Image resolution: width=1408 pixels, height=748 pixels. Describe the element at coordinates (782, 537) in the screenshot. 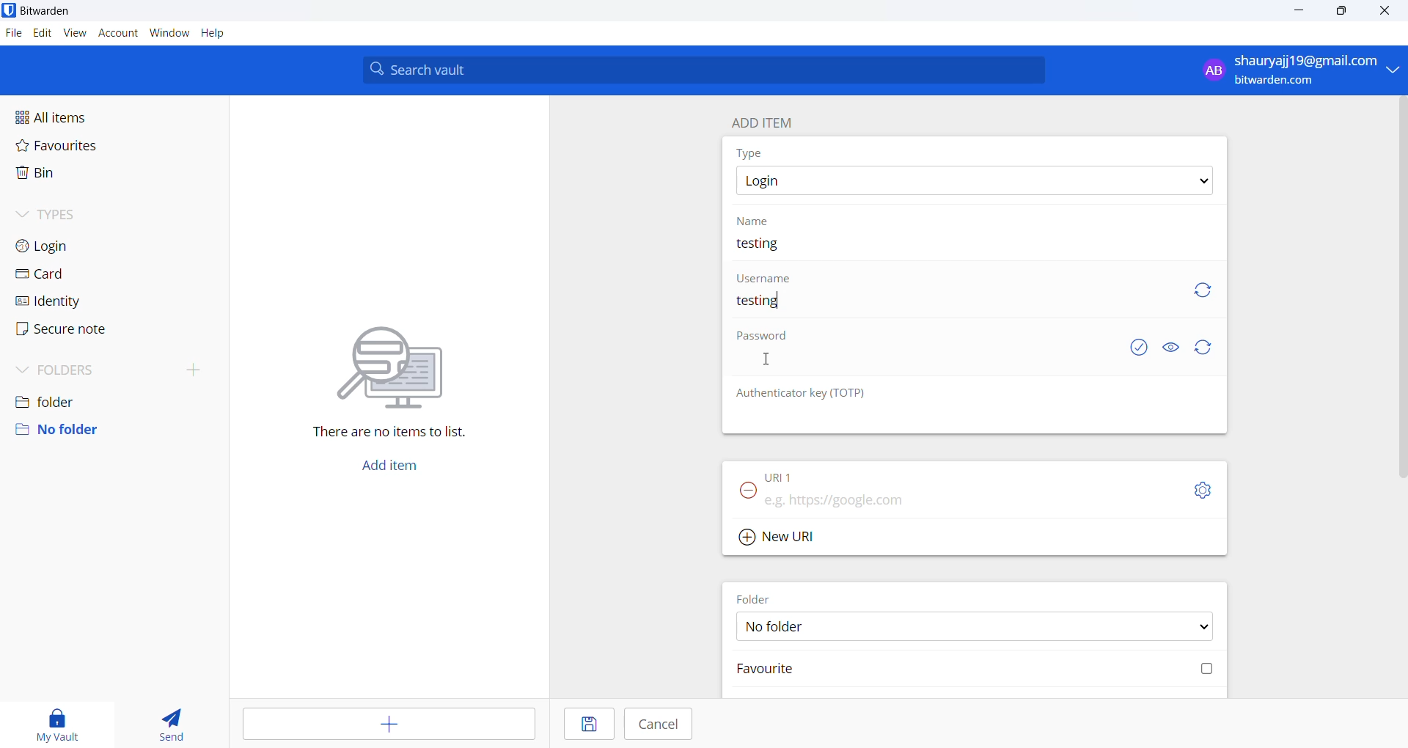

I see `Add new URL` at that location.